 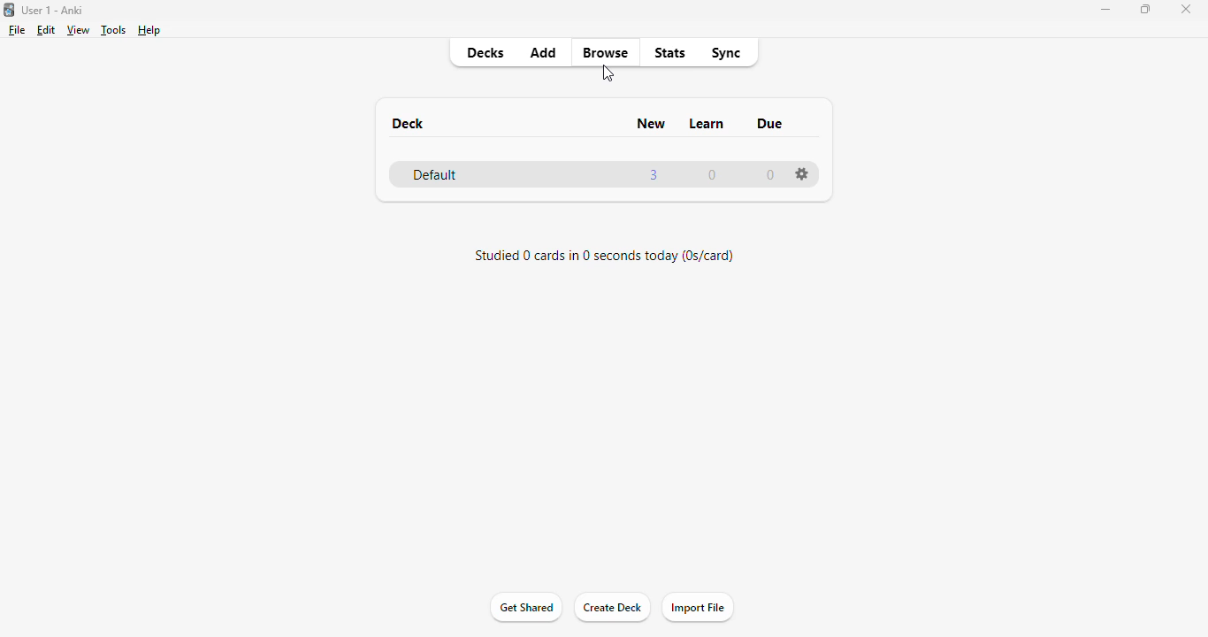 What do you see at coordinates (708, 123) in the screenshot?
I see `learn` at bounding box center [708, 123].